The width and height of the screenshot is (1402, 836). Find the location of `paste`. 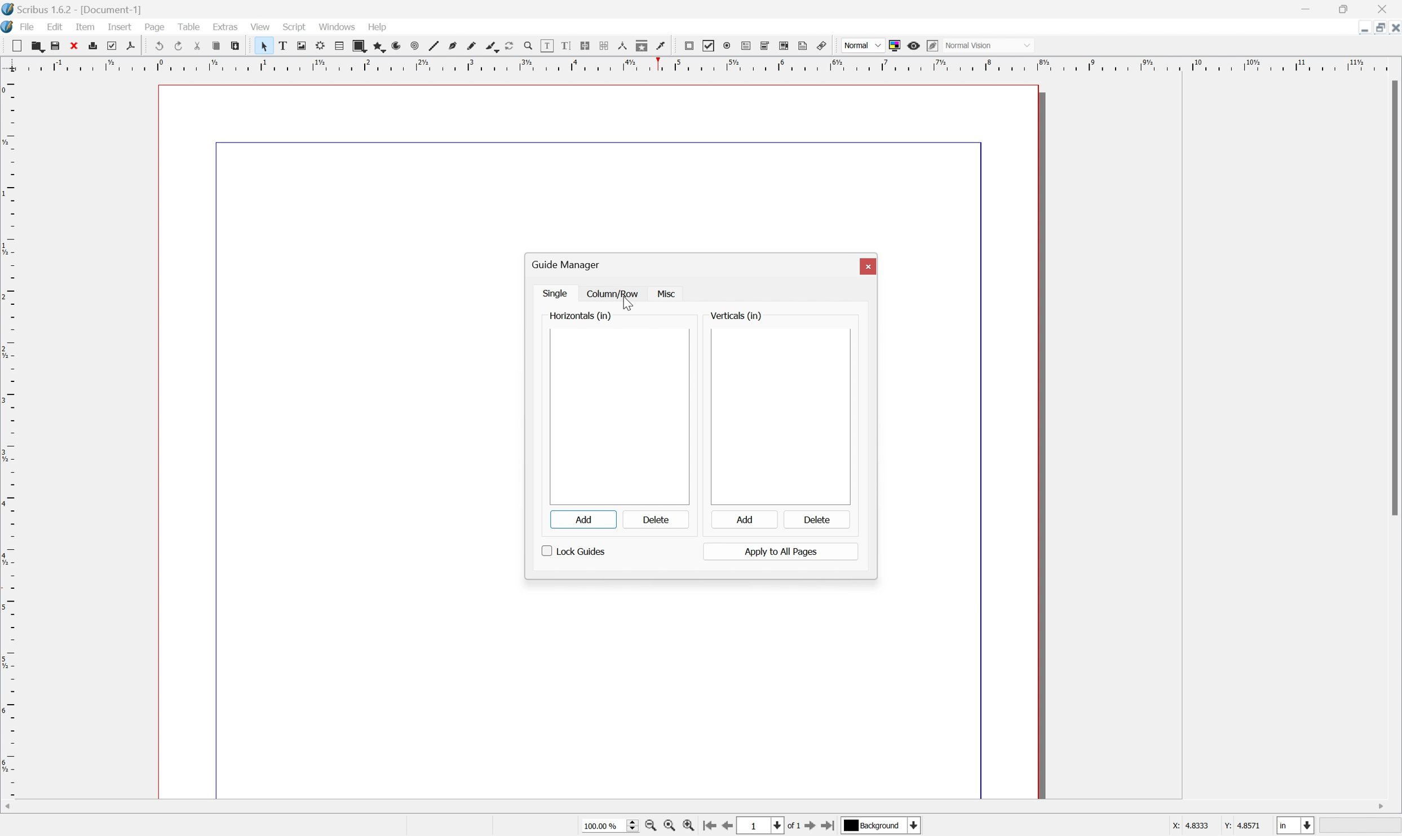

paste is located at coordinates (236, 46).